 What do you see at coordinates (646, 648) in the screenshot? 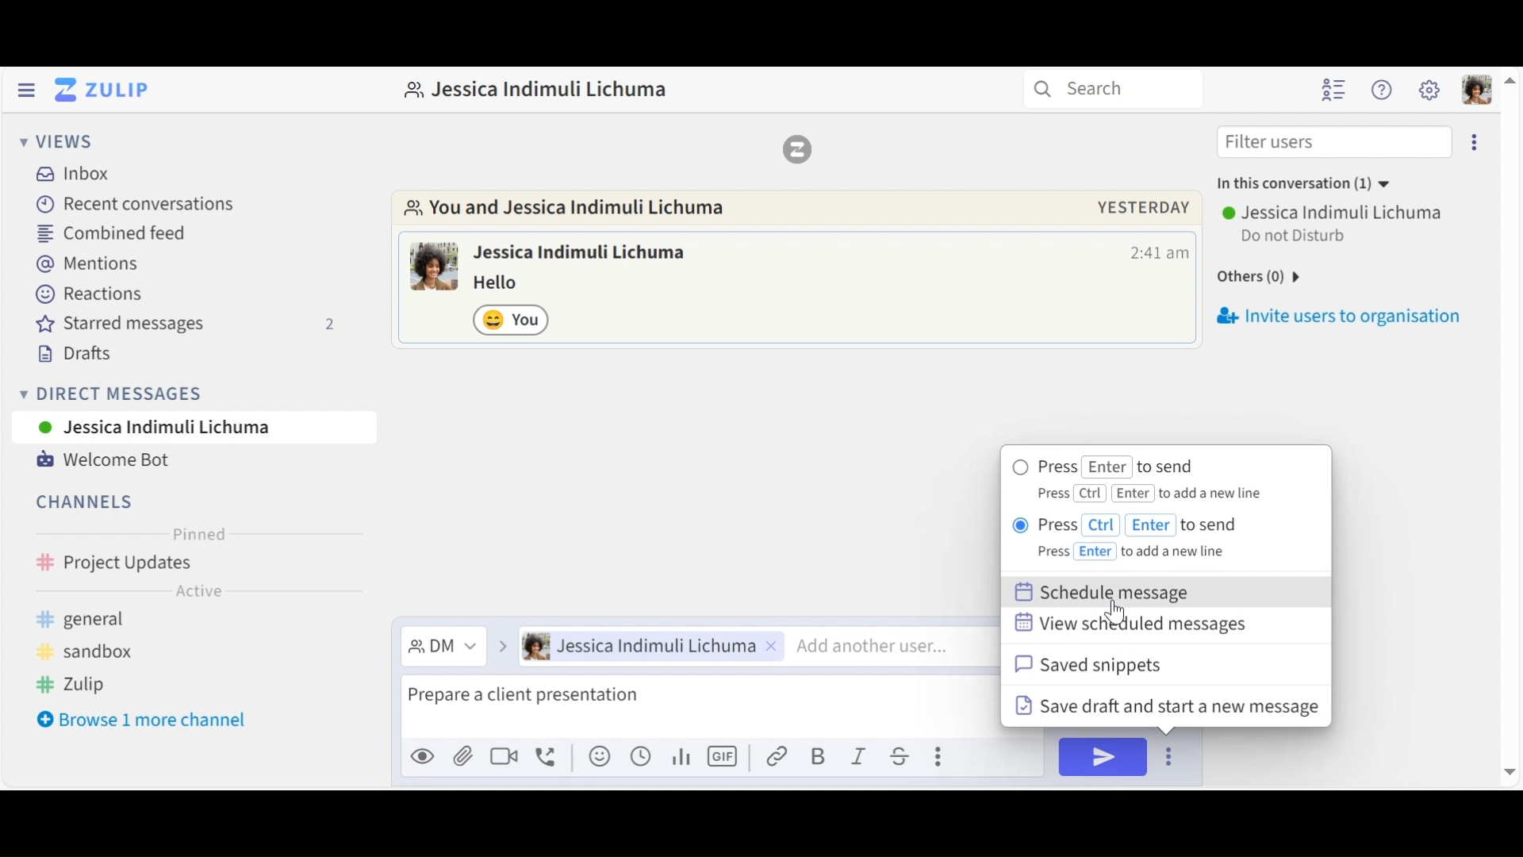
I see `User` at bounding box center [646, 648].